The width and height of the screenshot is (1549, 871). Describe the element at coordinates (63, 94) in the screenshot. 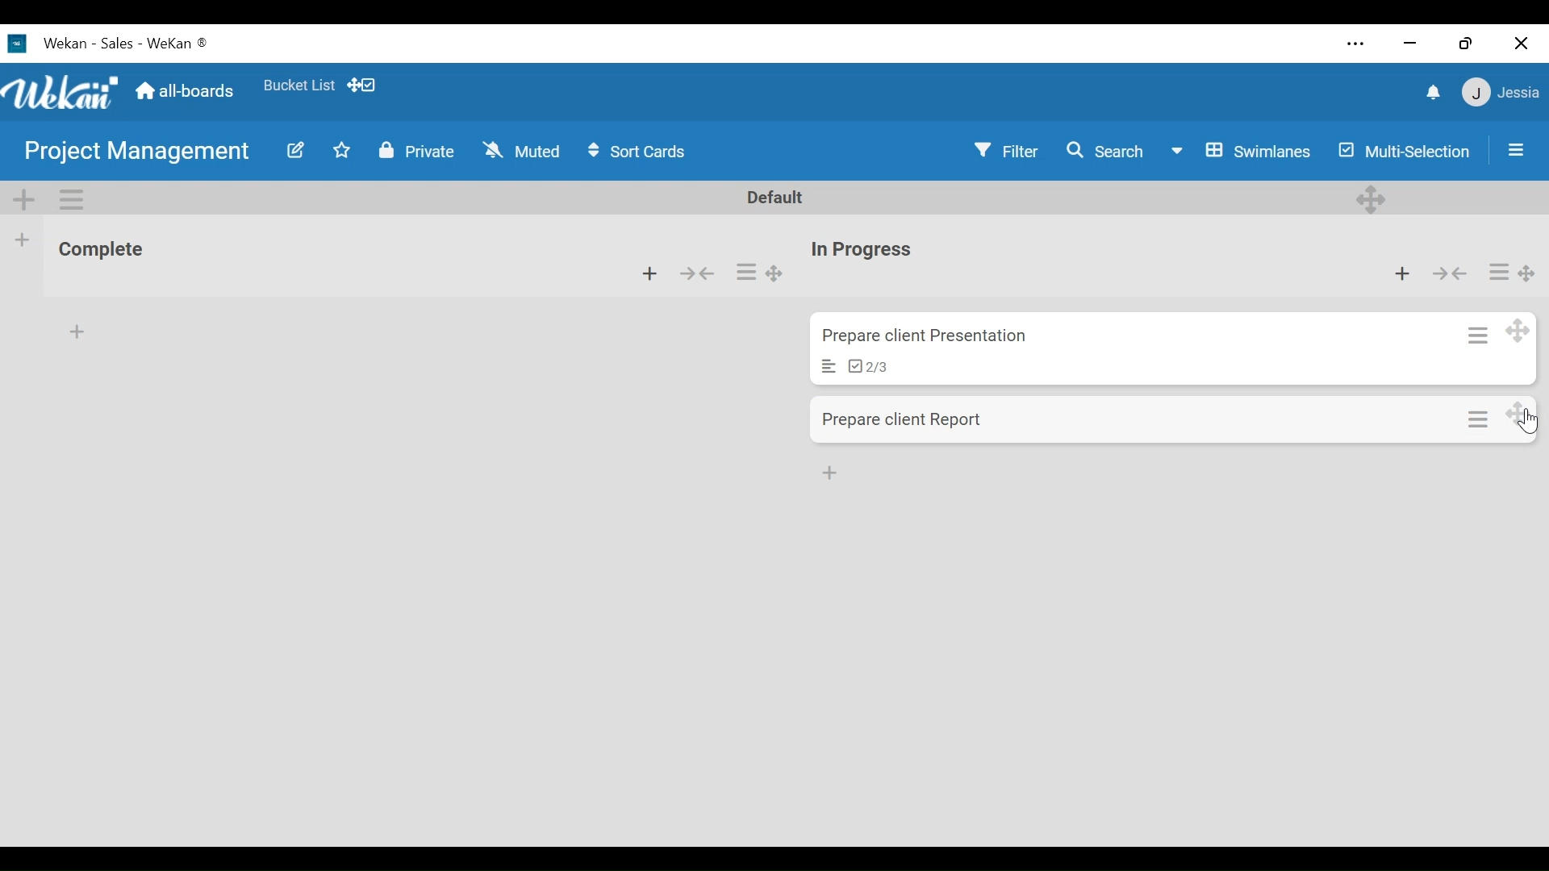

I see `Wekan logo` at that location.